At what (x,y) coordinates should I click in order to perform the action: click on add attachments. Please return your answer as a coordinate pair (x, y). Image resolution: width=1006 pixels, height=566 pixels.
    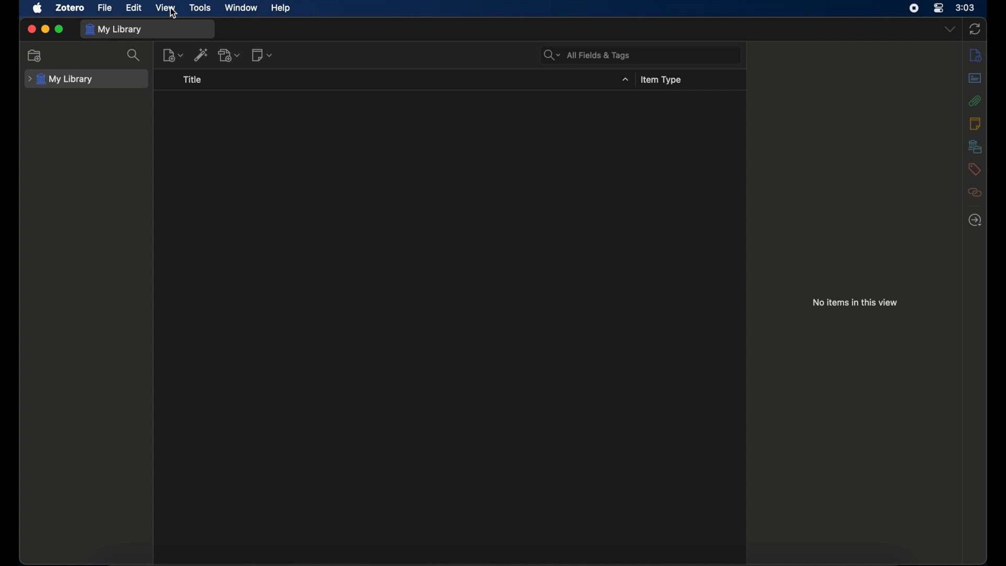
    Looking at the image, I should click on (230, 56).